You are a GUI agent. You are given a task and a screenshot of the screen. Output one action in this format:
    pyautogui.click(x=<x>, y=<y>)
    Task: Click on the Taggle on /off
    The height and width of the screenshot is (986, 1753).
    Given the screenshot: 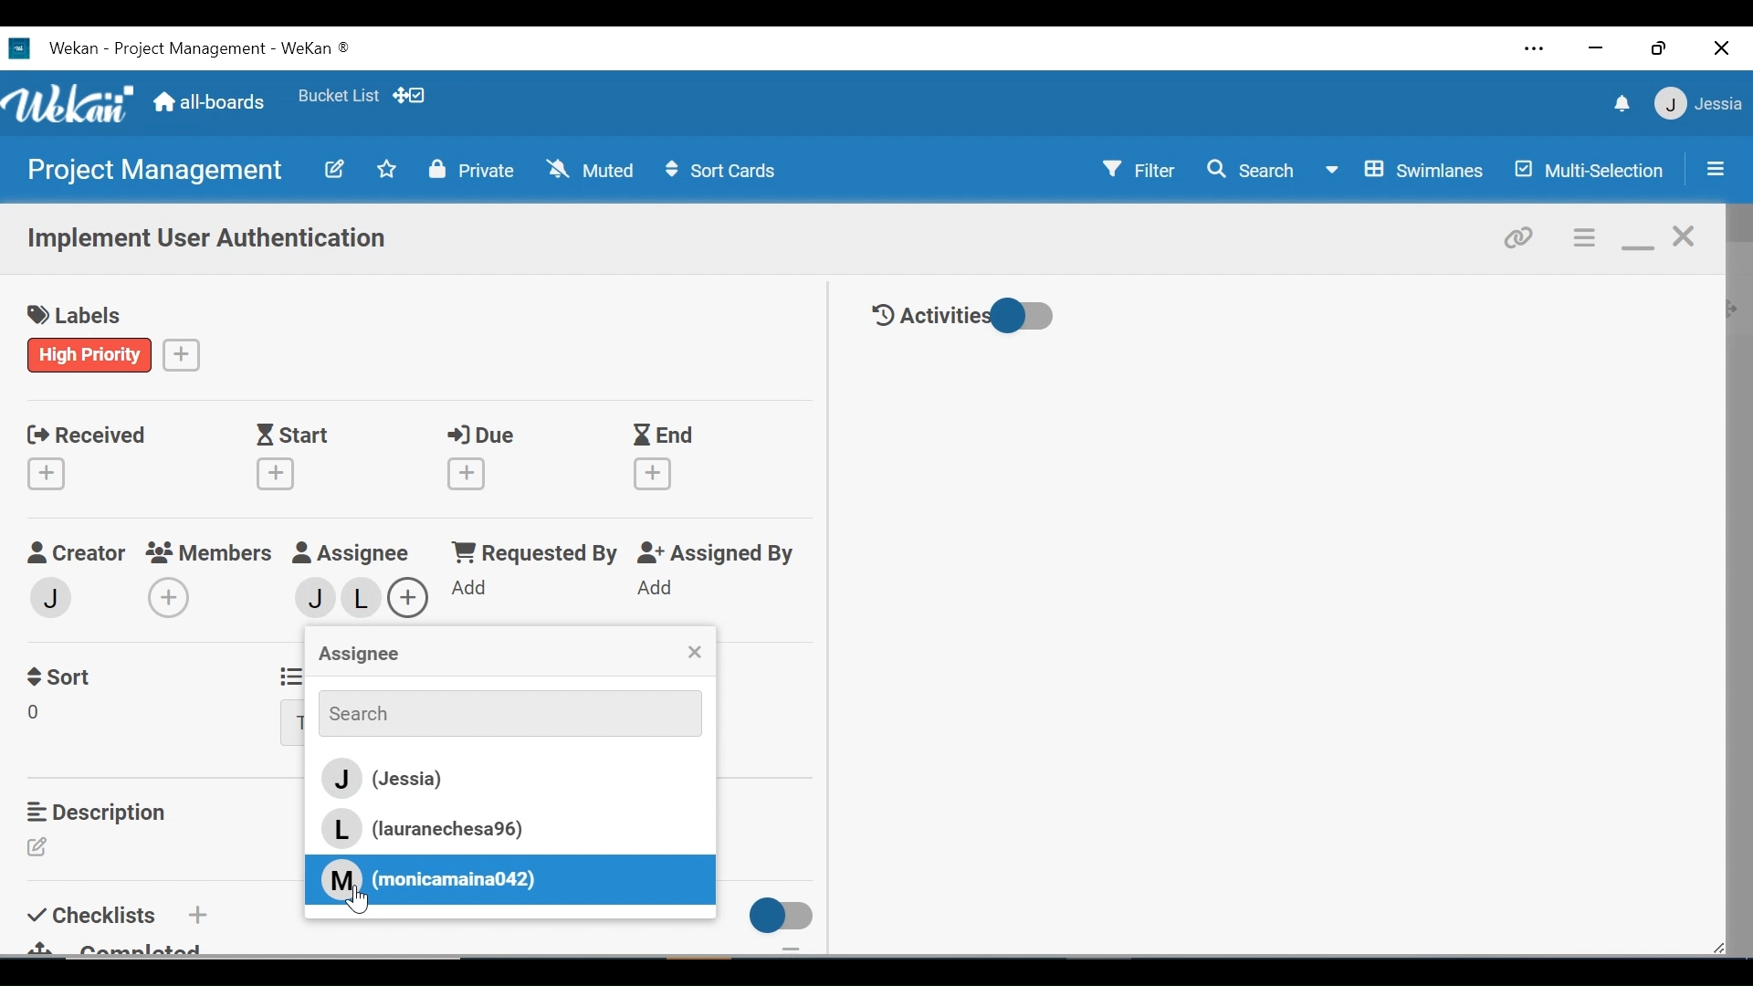 What is the action you would take?
    pyautogui.click(x=775, y=916)
    